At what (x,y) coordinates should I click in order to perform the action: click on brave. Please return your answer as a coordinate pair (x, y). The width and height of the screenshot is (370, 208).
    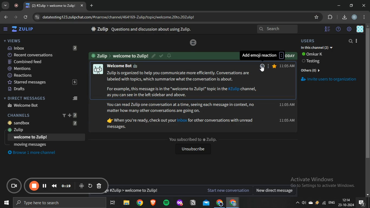
    Looking at the image, I should click on (152, 203).